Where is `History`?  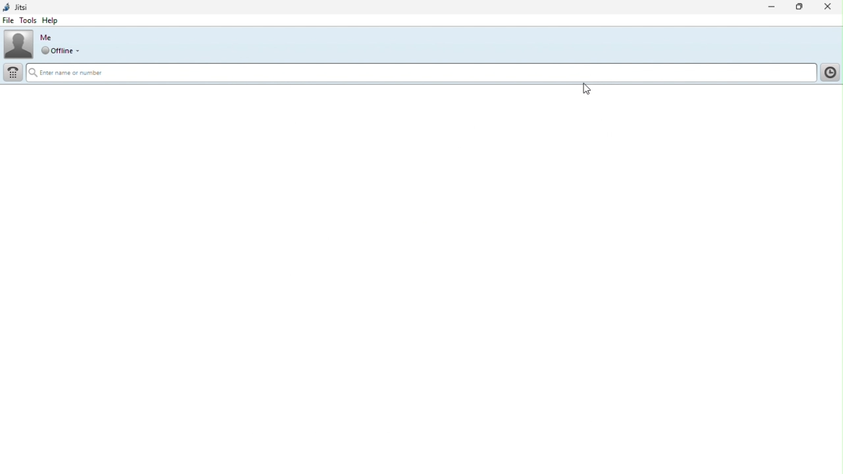
History is located at coordinates (829, 72).